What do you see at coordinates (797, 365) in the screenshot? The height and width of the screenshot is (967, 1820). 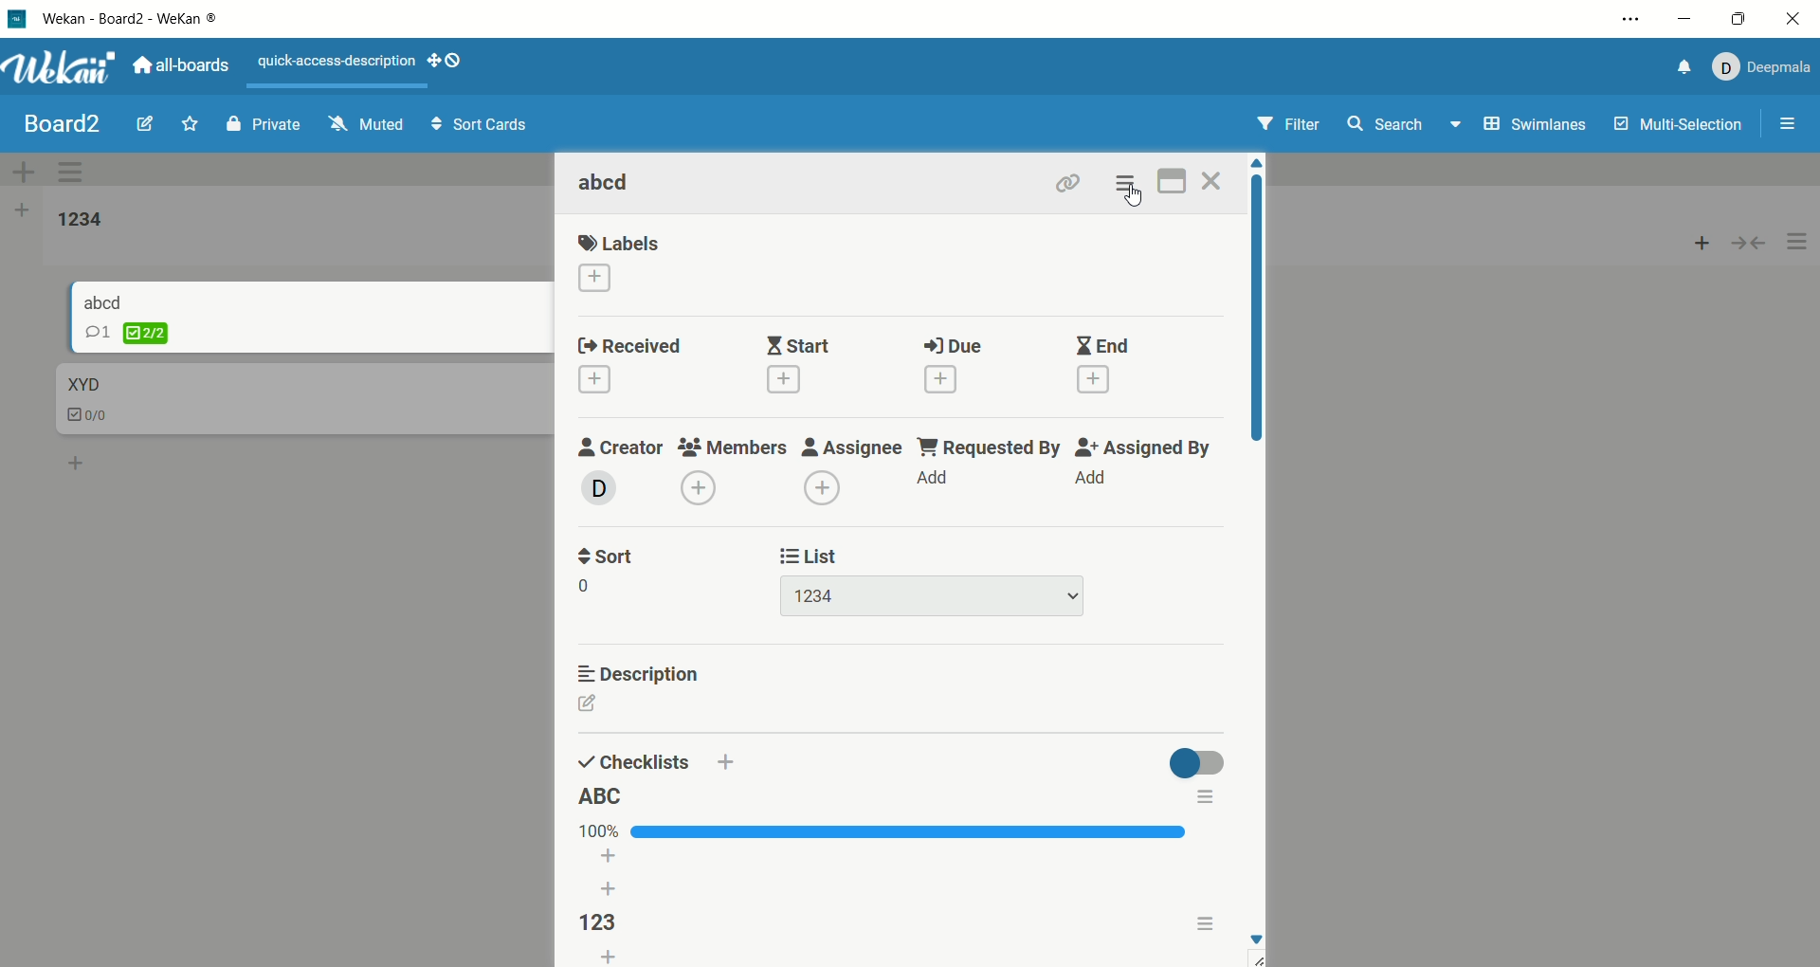 I see `start` at bounding box center [797, 365].